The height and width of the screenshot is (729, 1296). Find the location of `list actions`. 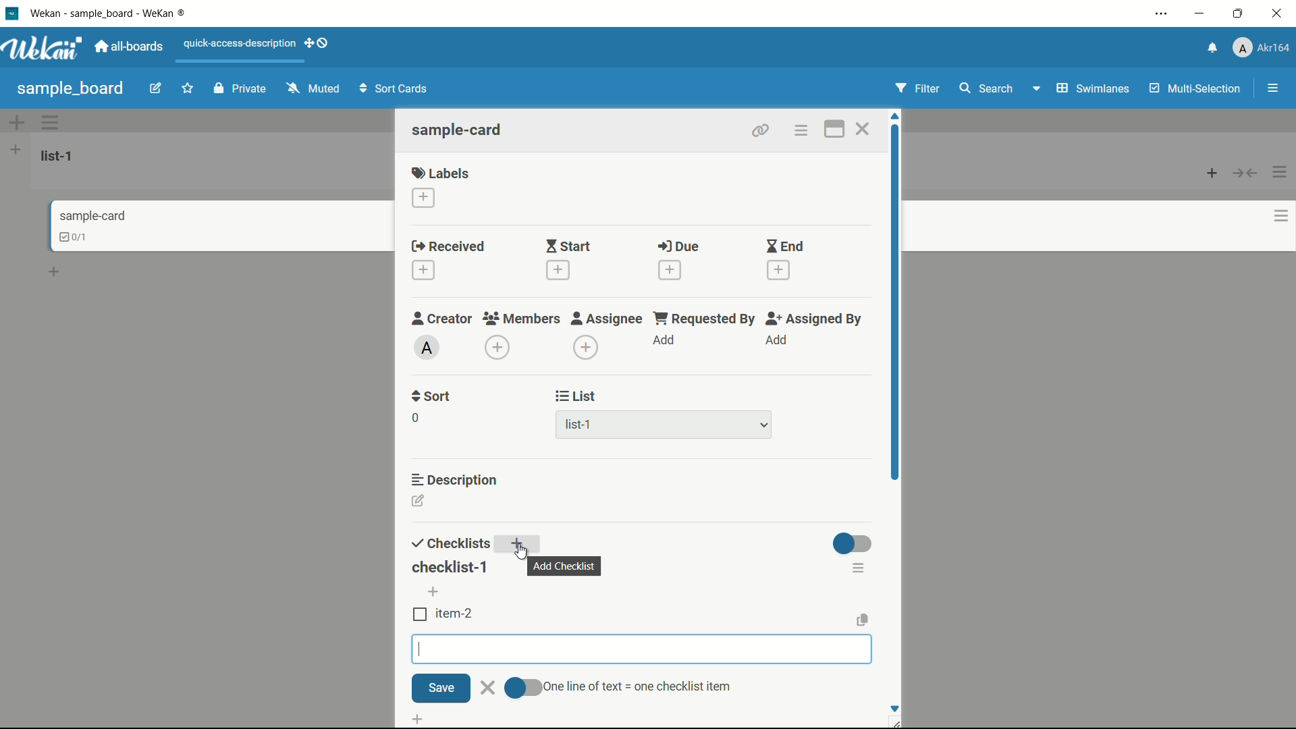

list actions is located at coordinates (1280, 172).